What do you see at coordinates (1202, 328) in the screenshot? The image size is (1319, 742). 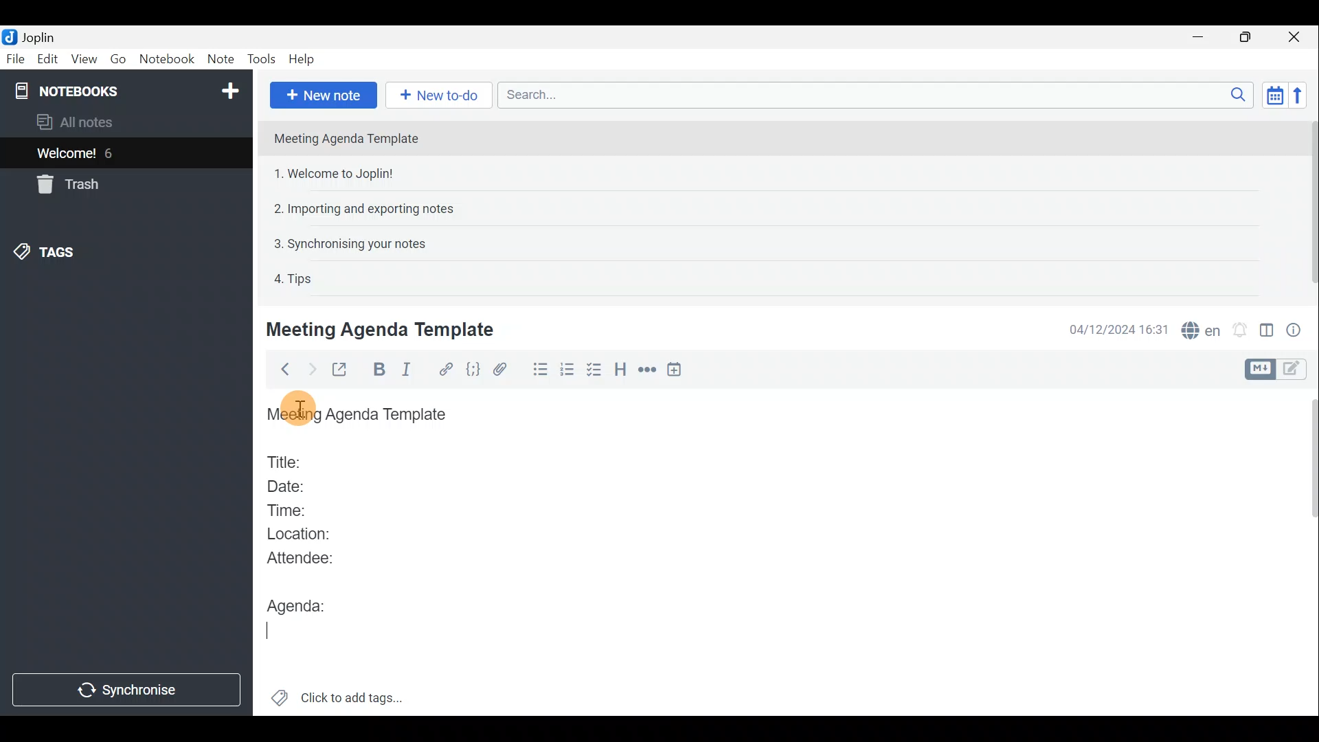 I see `Spell checker` at bounding box center [1202, 328].